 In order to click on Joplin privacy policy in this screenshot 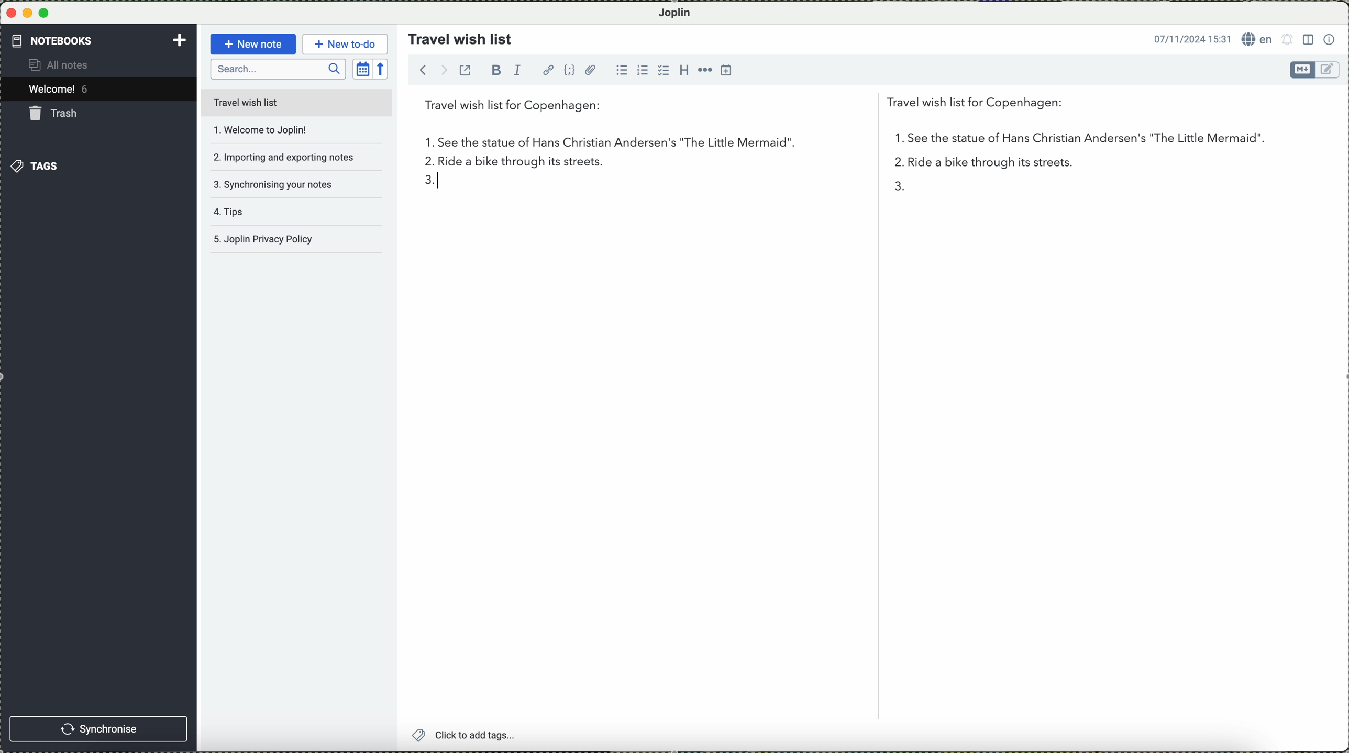, I will do `click(293, 242)`.